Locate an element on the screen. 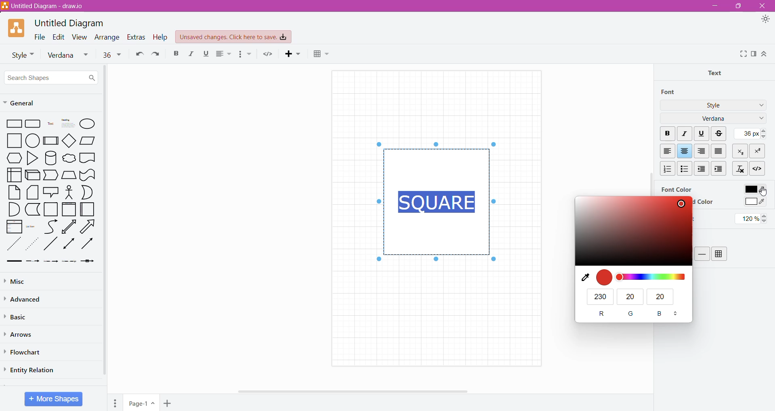 The image size is (775, 411). List Box is located at coordinates (13, 226).